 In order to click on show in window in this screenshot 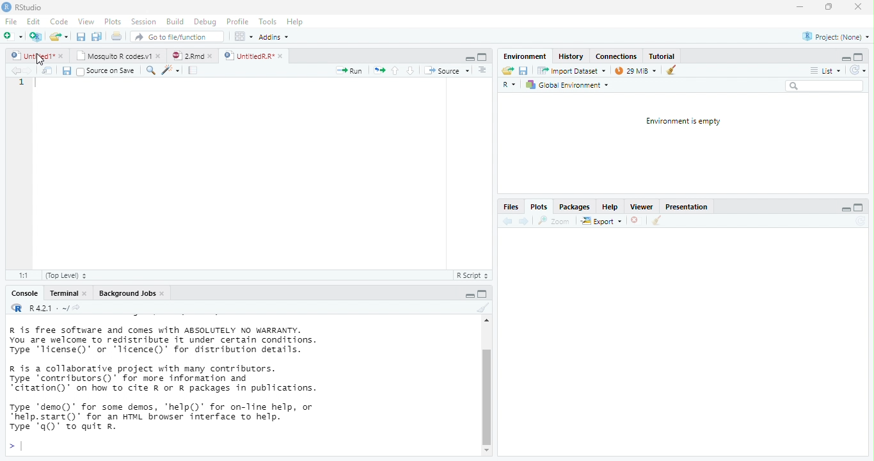, I will do `click(48, 70)`.